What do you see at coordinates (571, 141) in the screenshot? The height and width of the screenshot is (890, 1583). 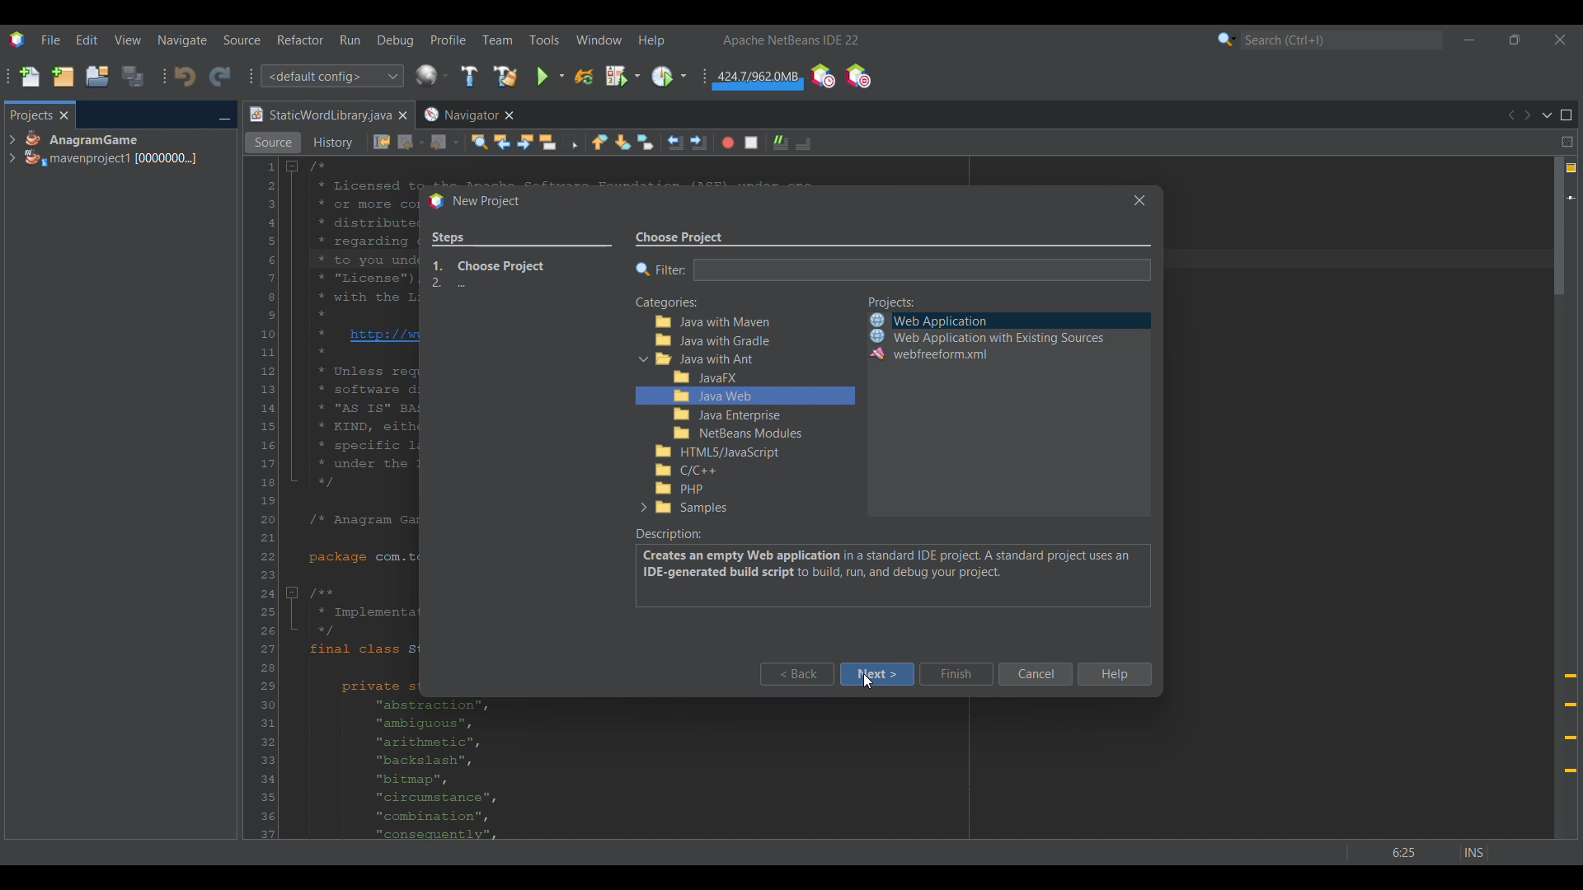 I see `Toggle rectangular selection` at bounding box center [571, 141].